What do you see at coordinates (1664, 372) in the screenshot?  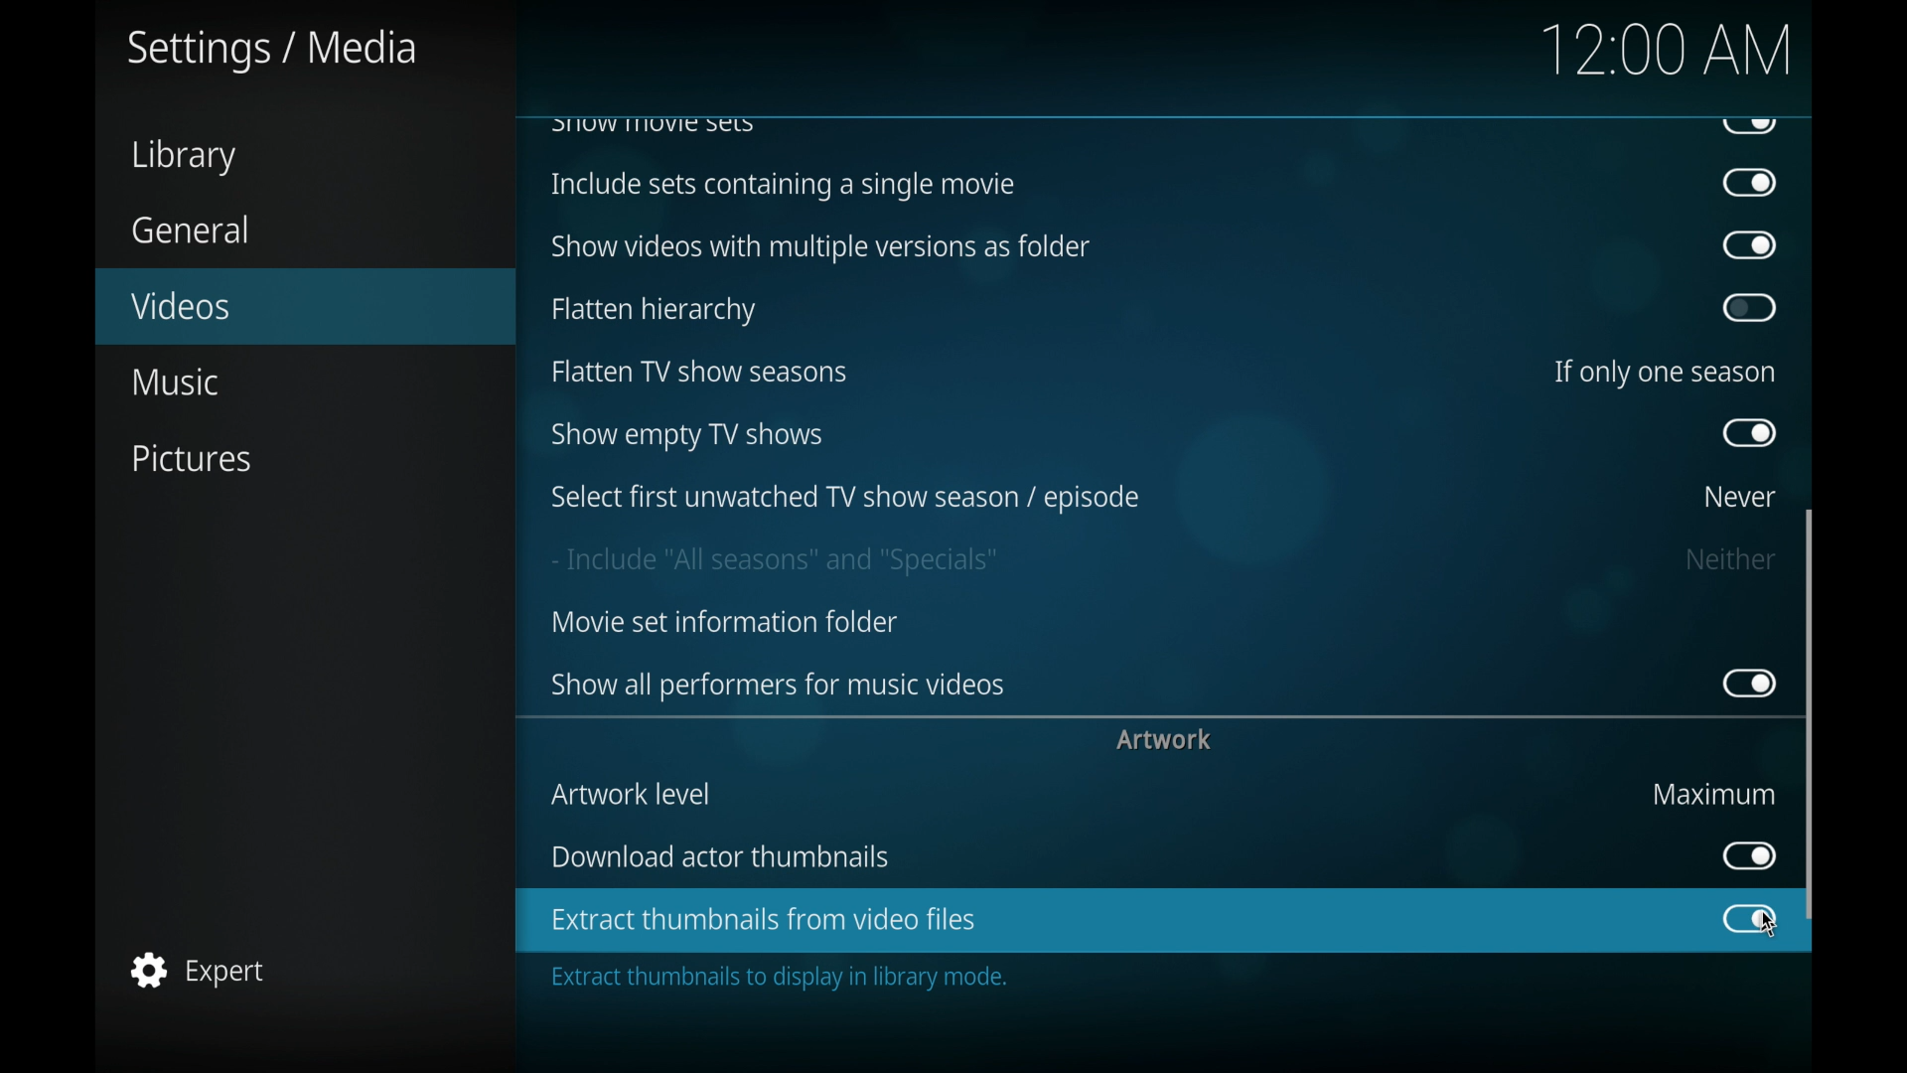 I see `if only one season` at bounding box center [1664, 372].